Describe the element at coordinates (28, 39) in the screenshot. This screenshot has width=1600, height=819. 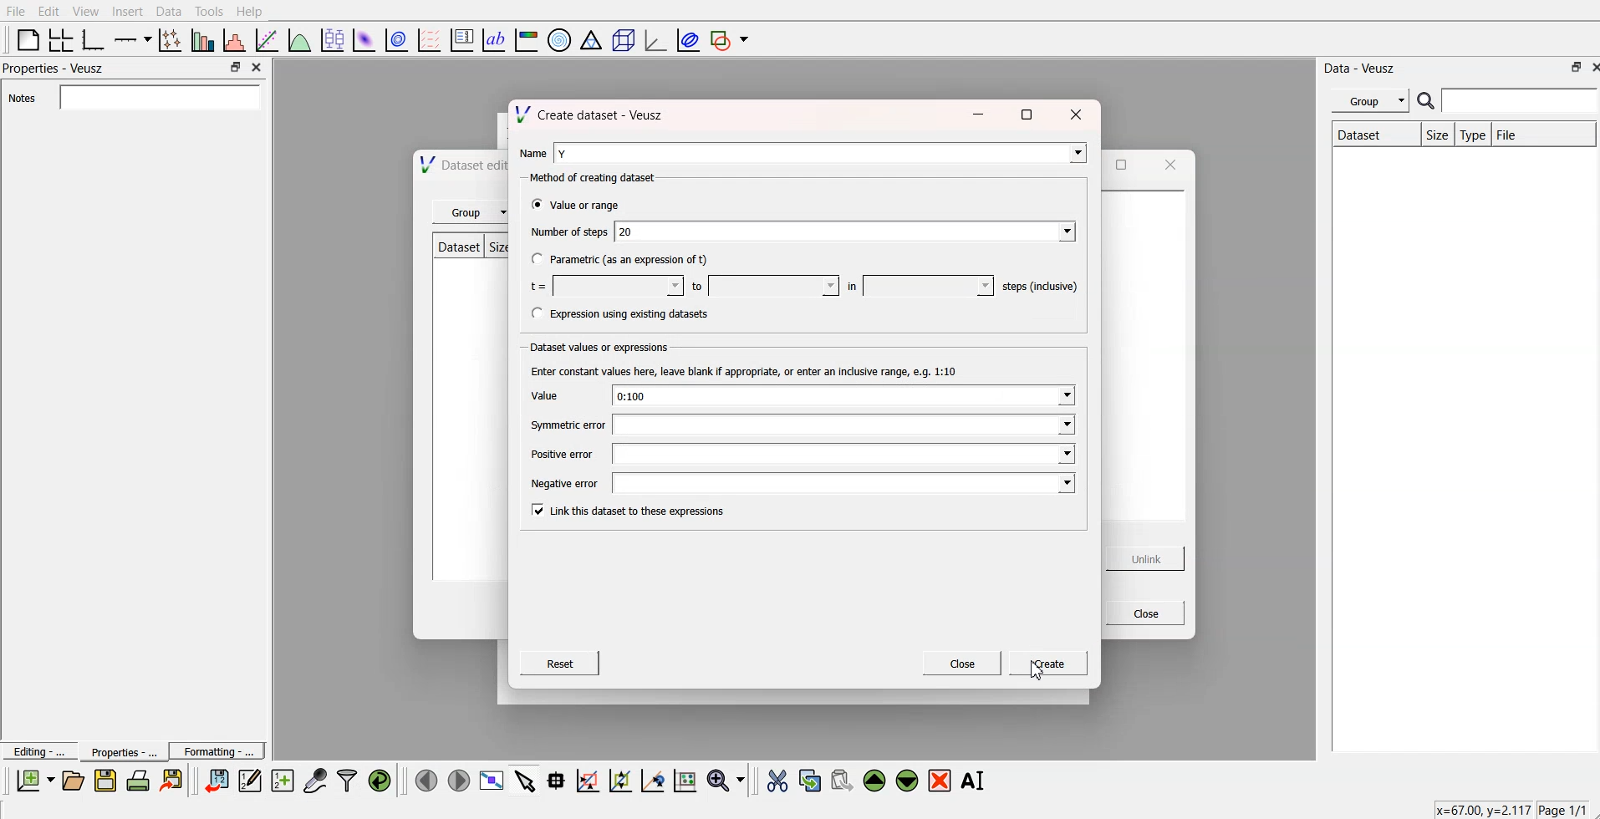
I see `blank page` at that location.